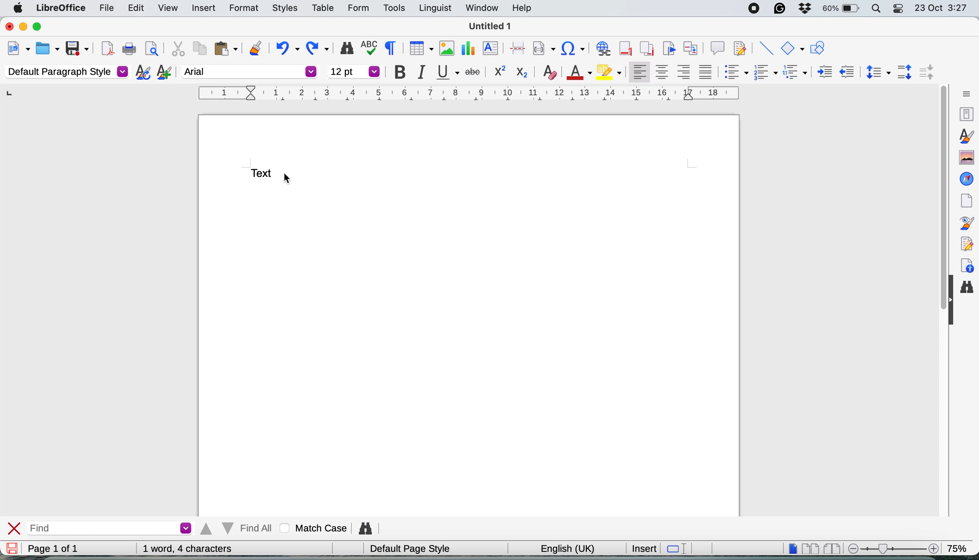  What do you see at coordinates (638, 72) in the screenshot?
I see `align left` at bounding box center [638, 72].